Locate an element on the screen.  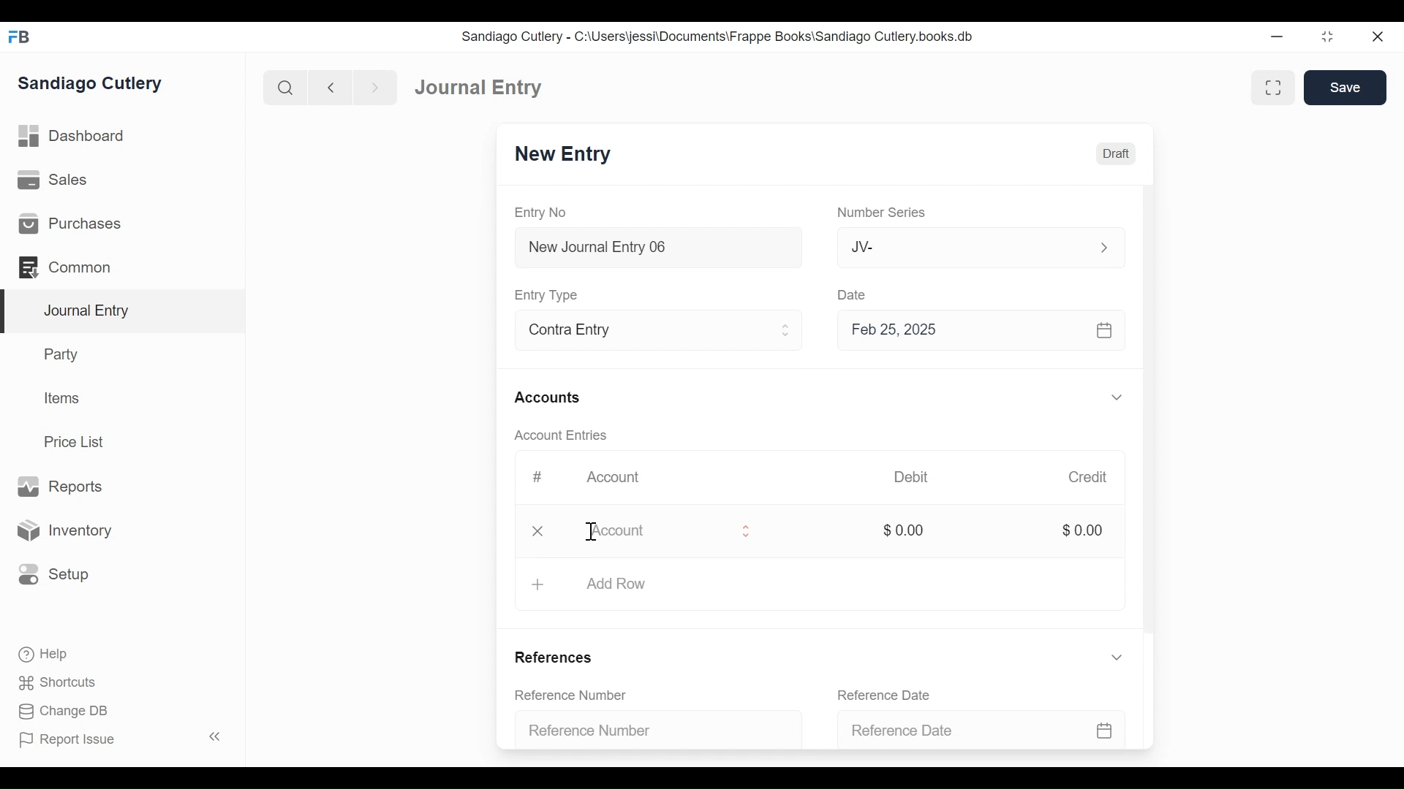
Number Series is located at coordinates (884, 213).